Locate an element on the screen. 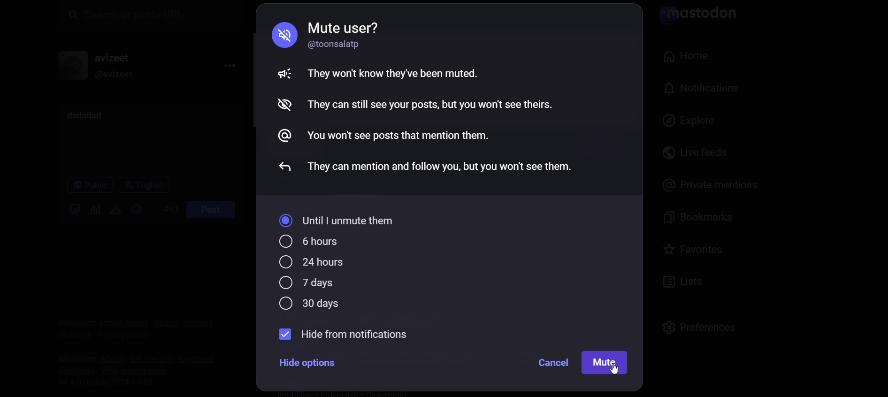 The width and height of the screenshot is (888, 397). mute inforrmation is located at coordinates (397, 74).